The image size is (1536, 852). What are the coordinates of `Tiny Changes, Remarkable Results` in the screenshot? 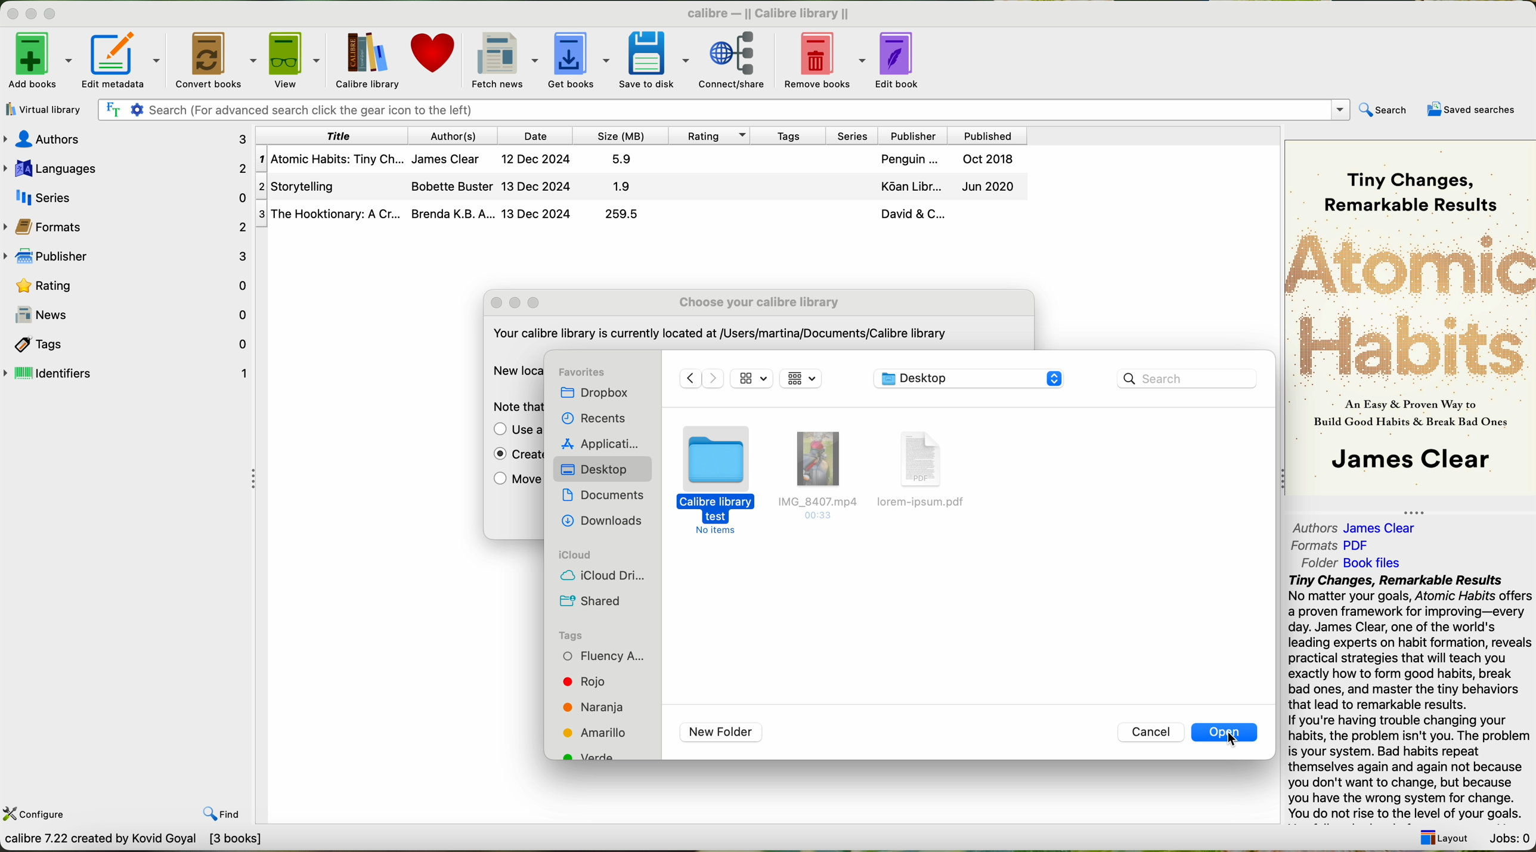 It's located at (1410, 179).